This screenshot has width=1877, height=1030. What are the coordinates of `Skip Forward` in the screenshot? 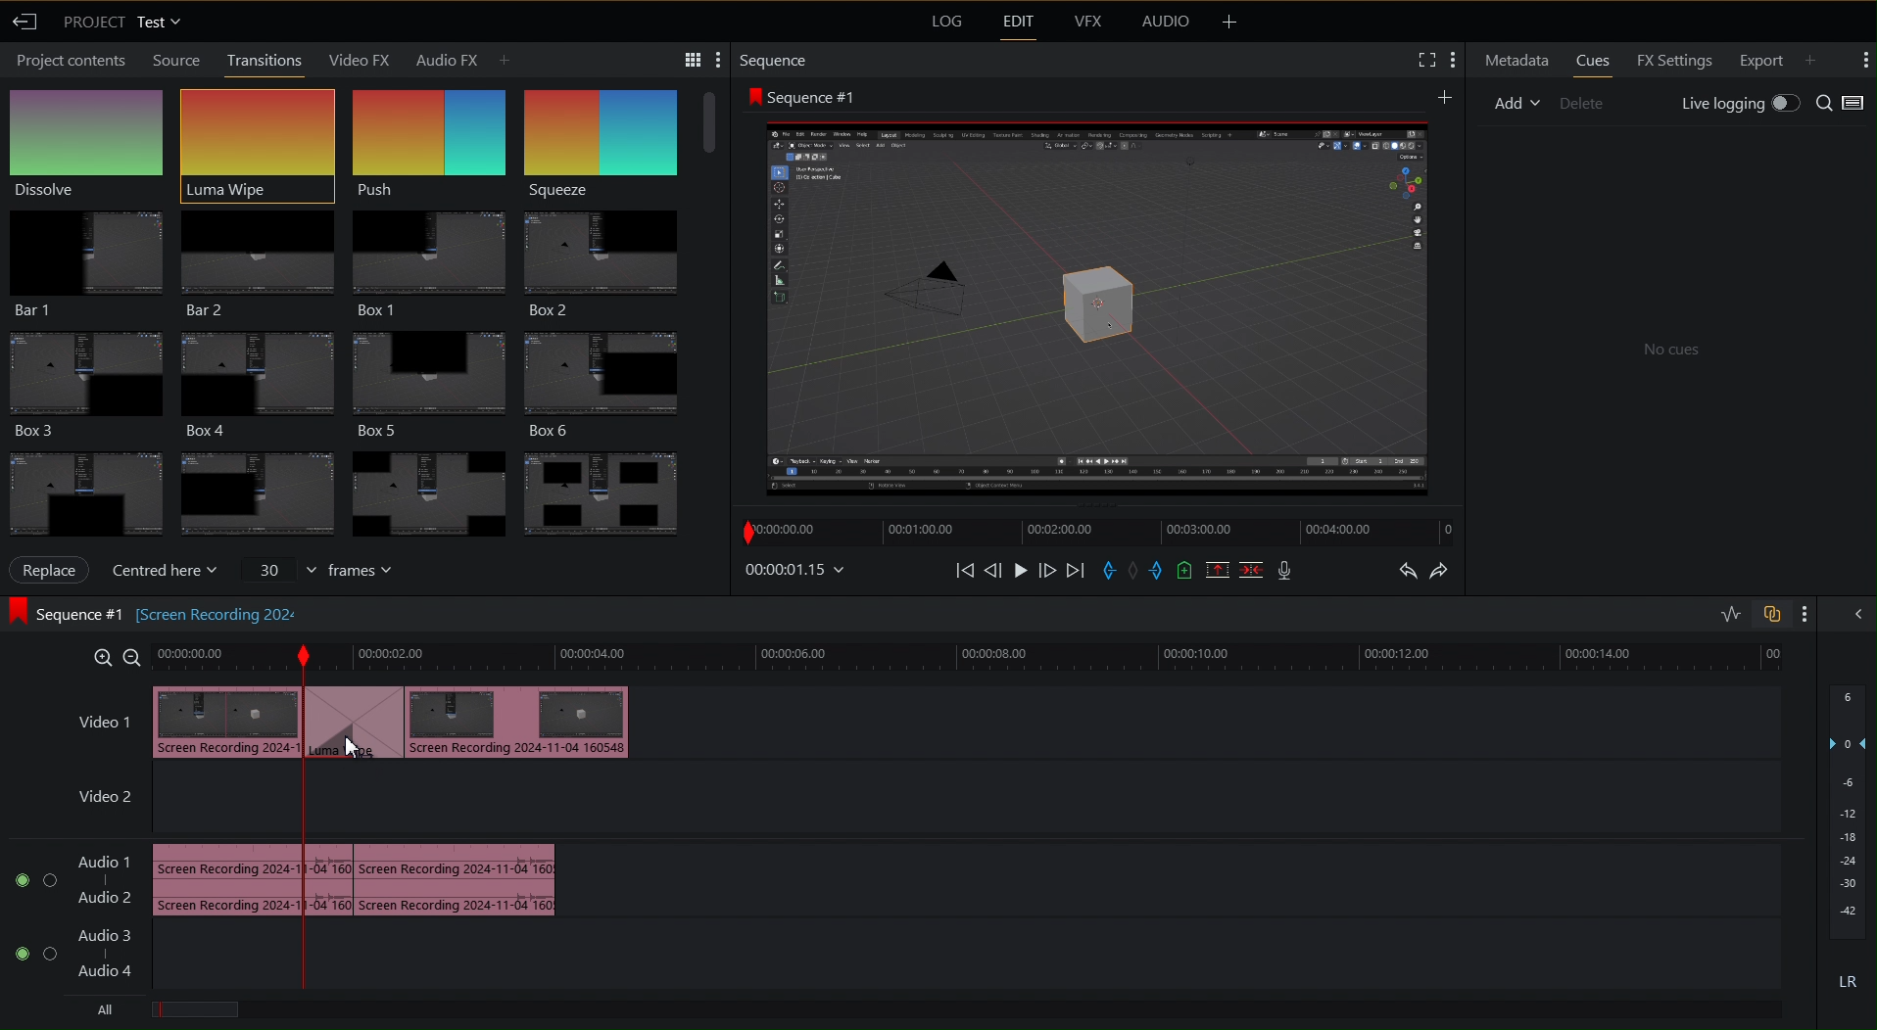 It's located at (1074, 571).